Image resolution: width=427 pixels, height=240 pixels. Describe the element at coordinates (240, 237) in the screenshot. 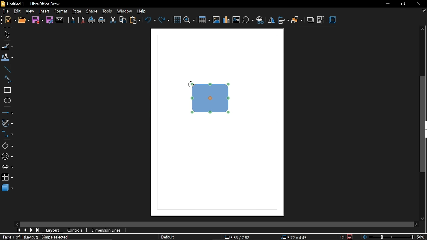

I see `5.53/7.82` at that location.